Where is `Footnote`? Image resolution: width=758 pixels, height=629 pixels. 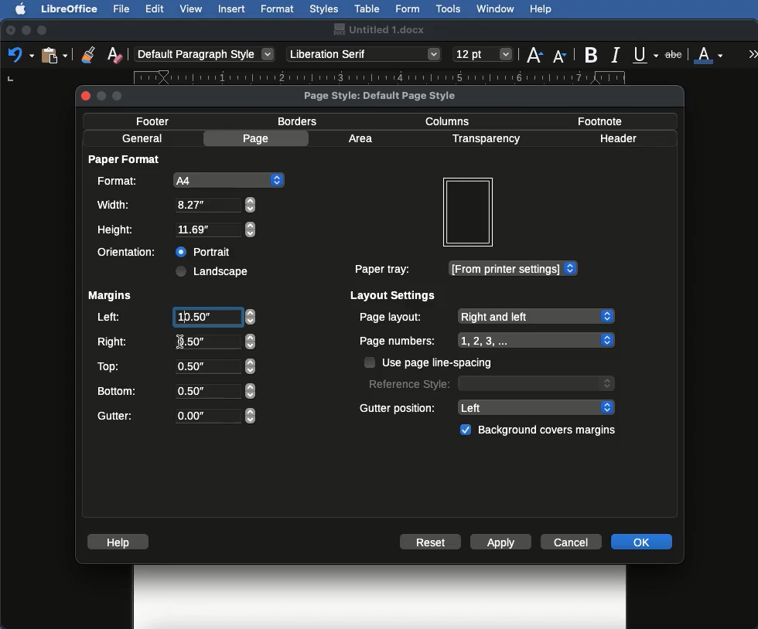 Footnote is located at coordinates (599, 121).